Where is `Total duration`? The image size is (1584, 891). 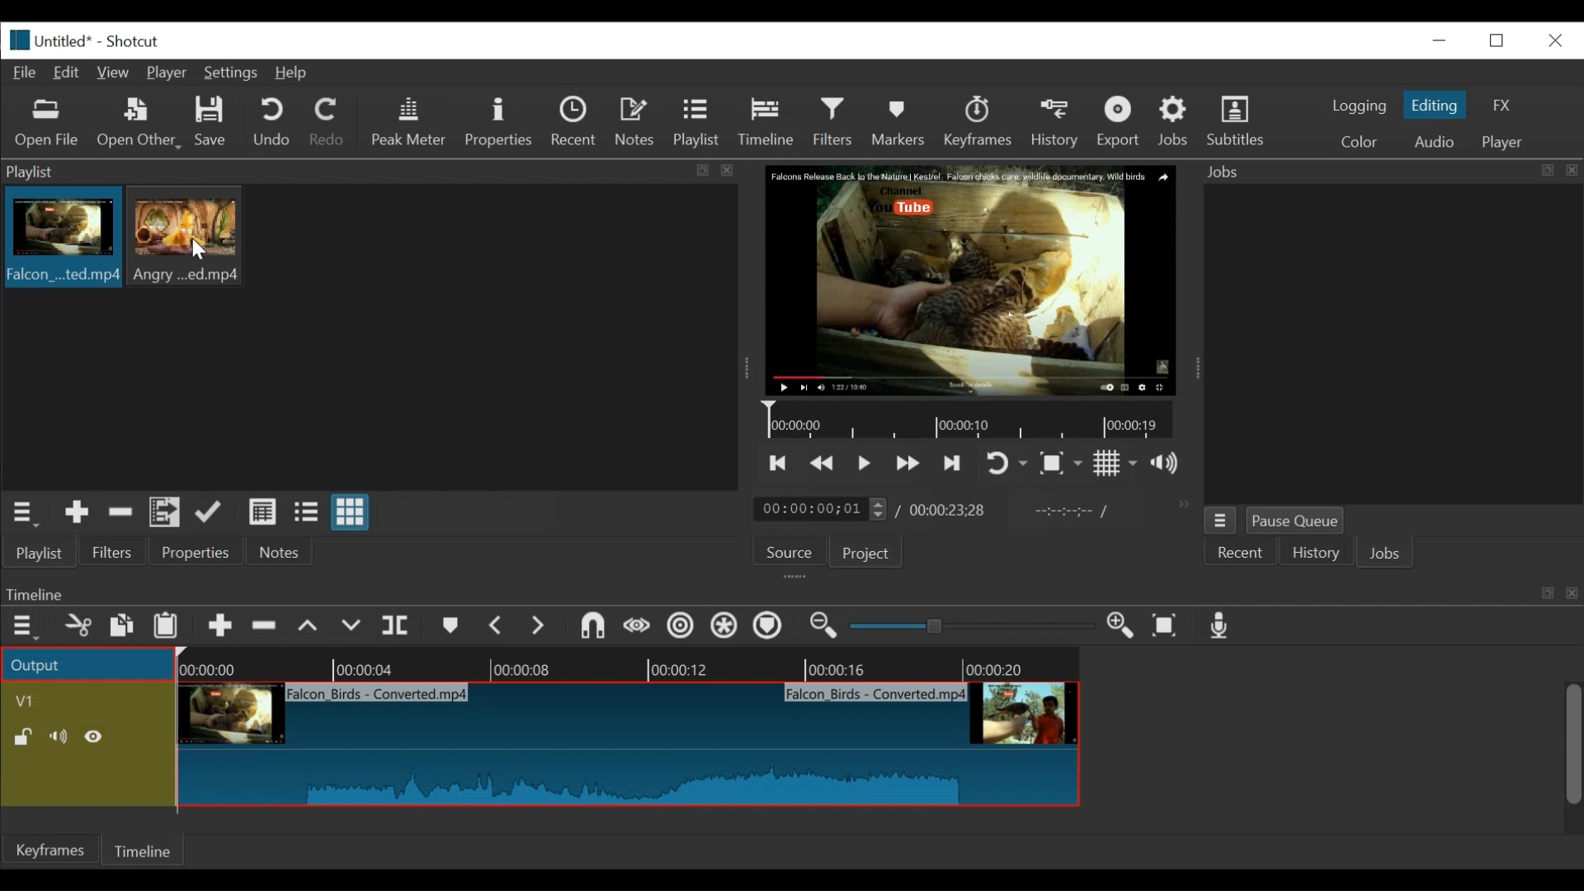 Total duration is located at coordinates (953, 510).